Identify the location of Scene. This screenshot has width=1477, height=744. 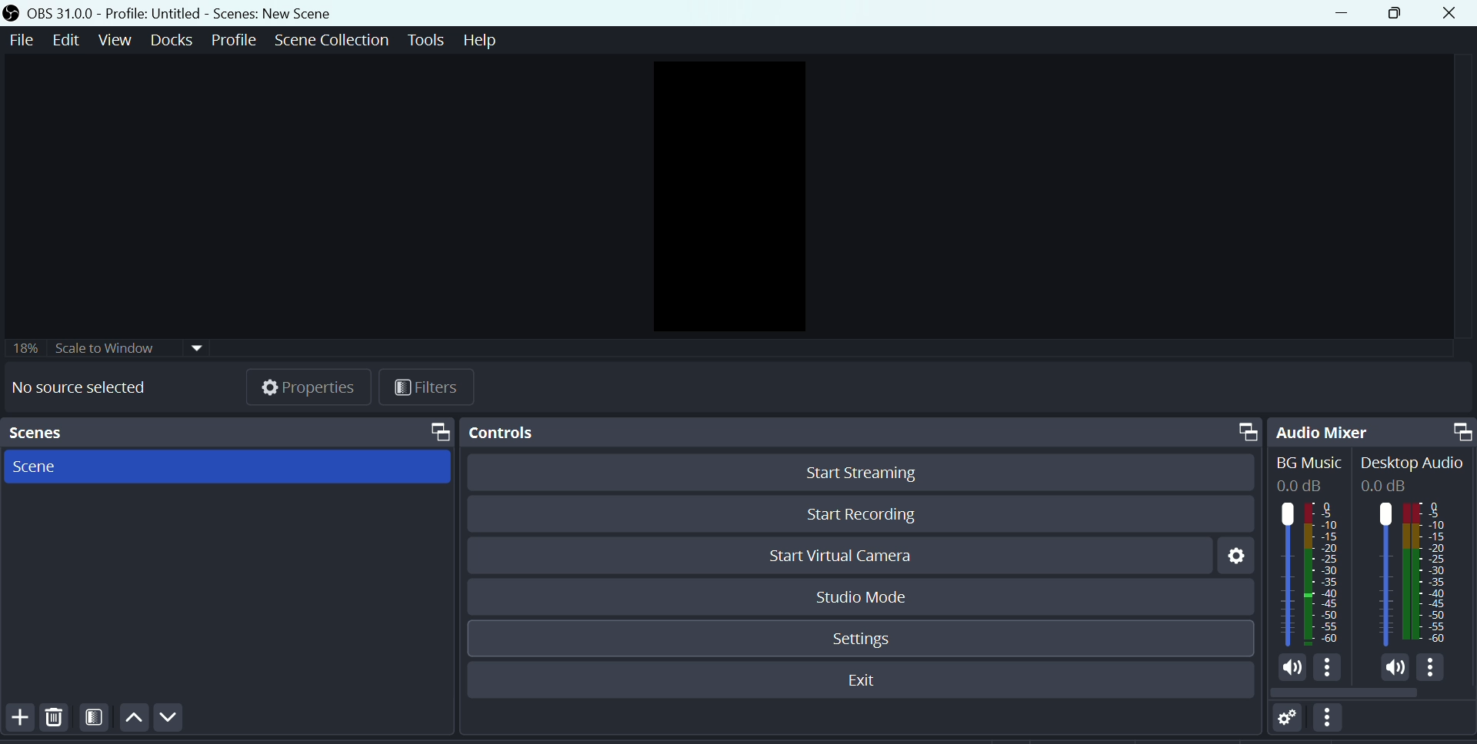
(33, 467).